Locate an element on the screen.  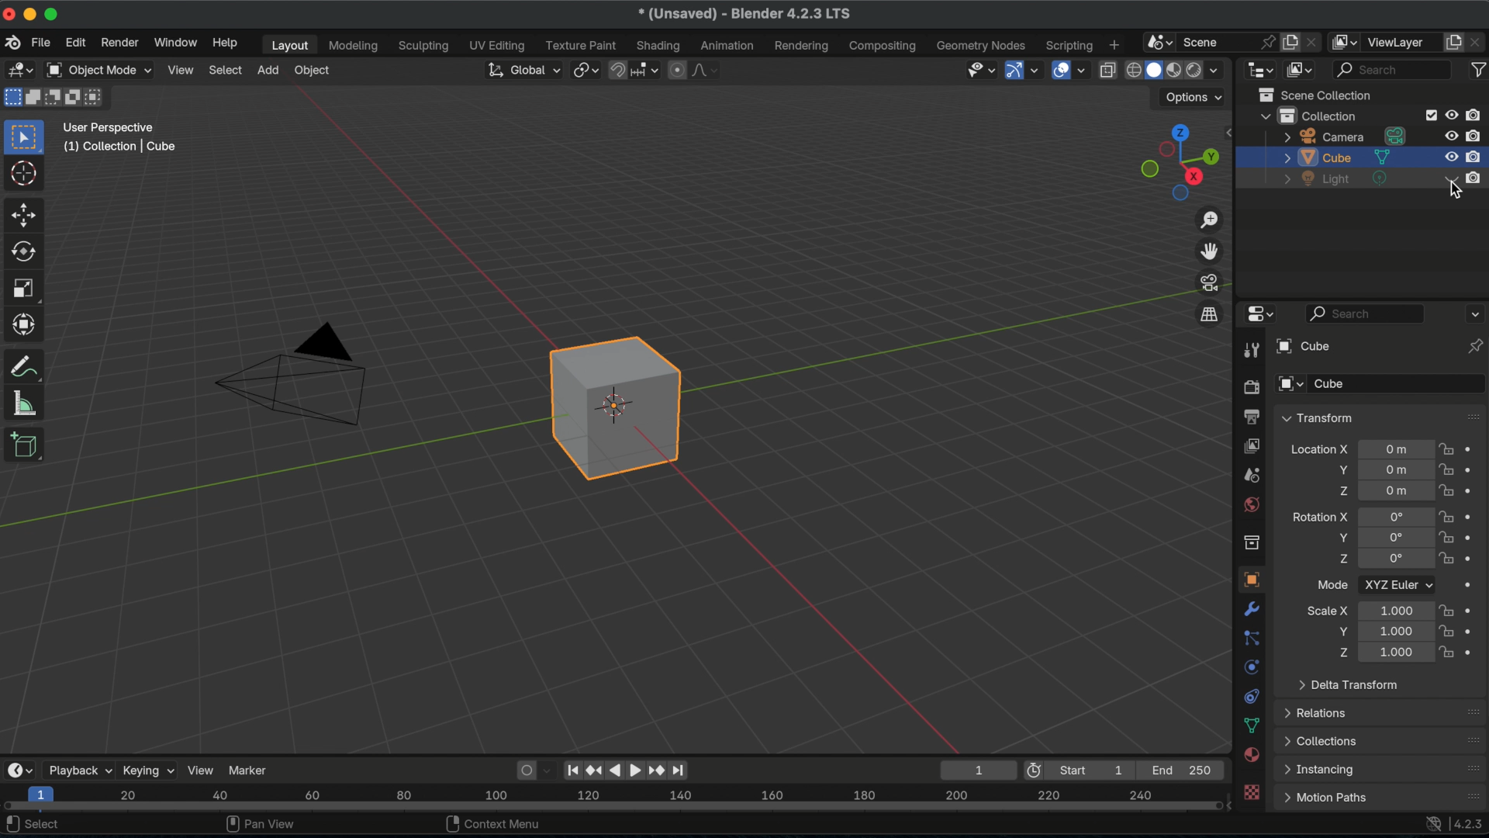
browse object to be linked is located at coordinates (1305, 346).